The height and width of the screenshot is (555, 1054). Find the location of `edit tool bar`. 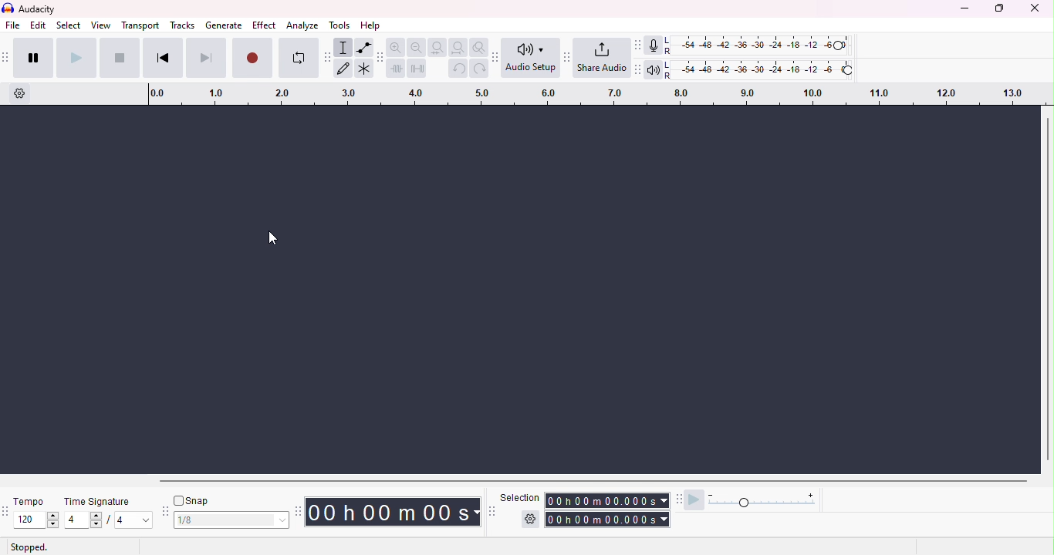

edit tool bar is located at coordinates (380, 56).